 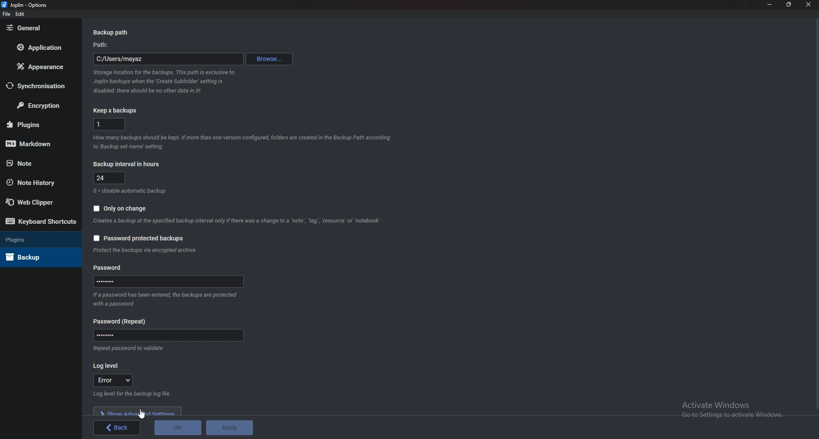 What do you see at coordinates (170, 281) in the screenshot?
I see `Password` at bounding box center [170, 281].